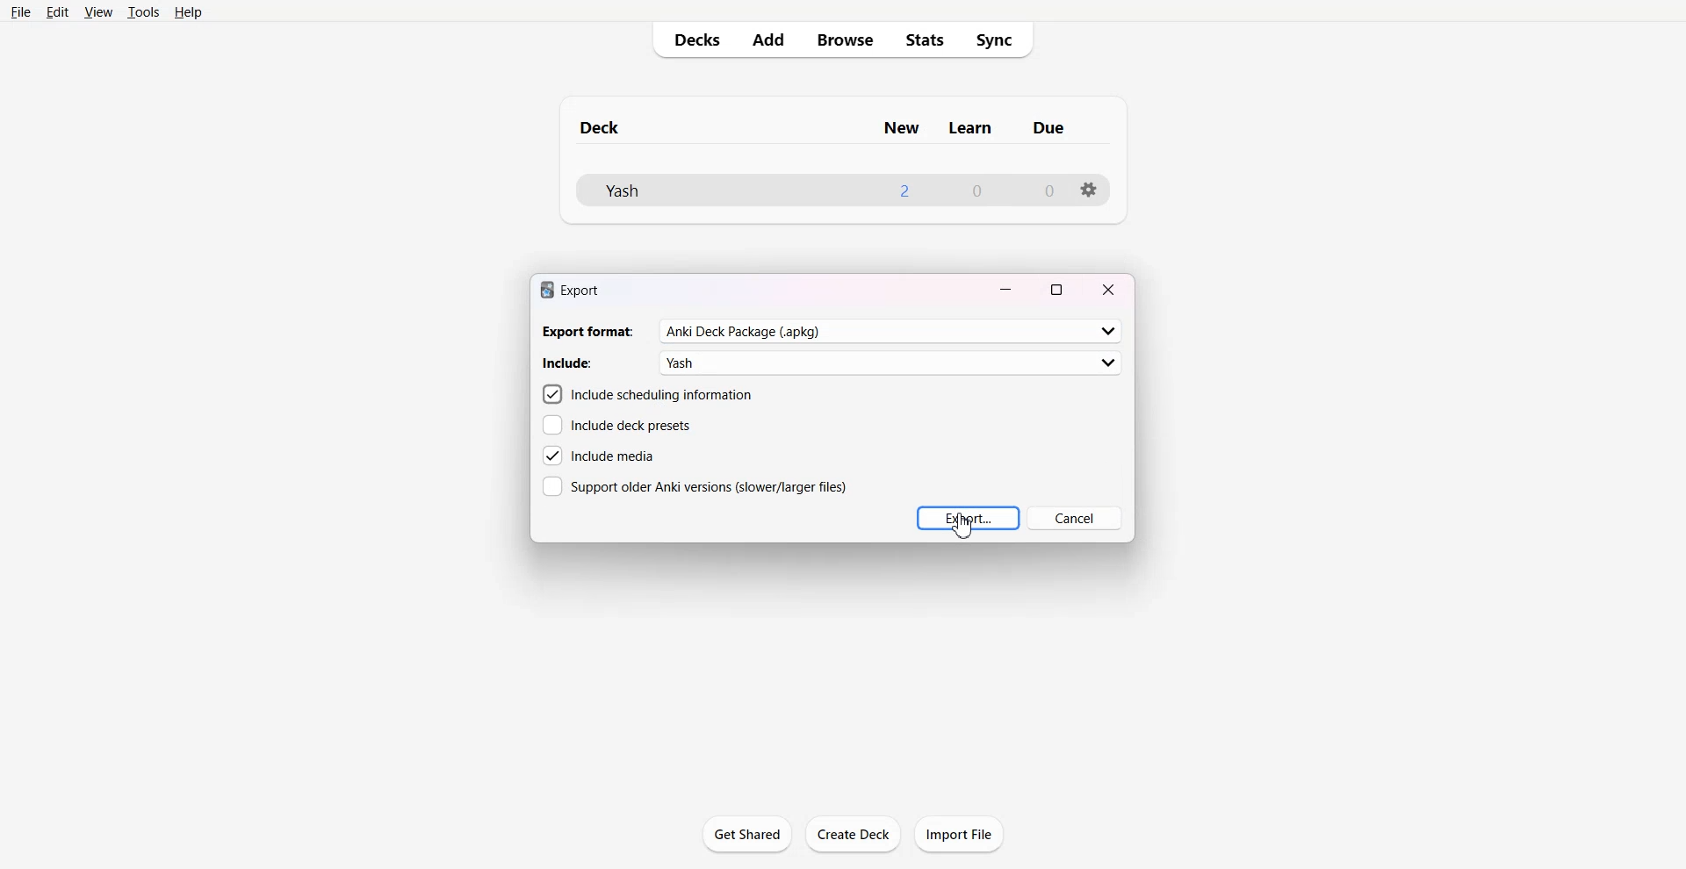  I want to click on Include media, so click(600, 456).